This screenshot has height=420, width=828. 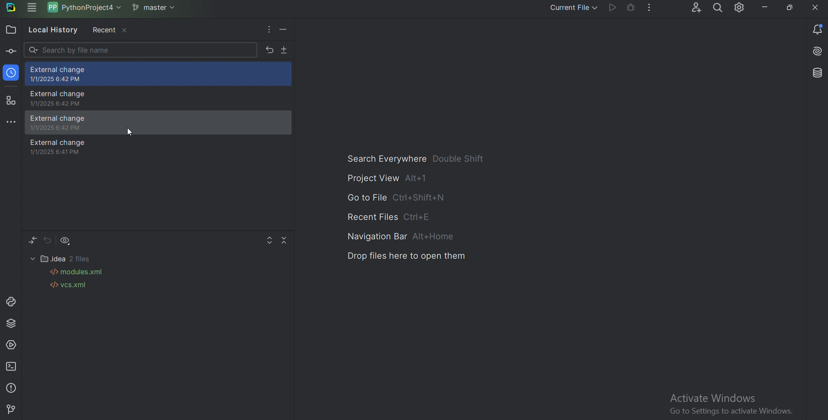 What do you see at coordinates (63, 258) in the screenshot?
I see `Files` at bounding box center [63, 258].